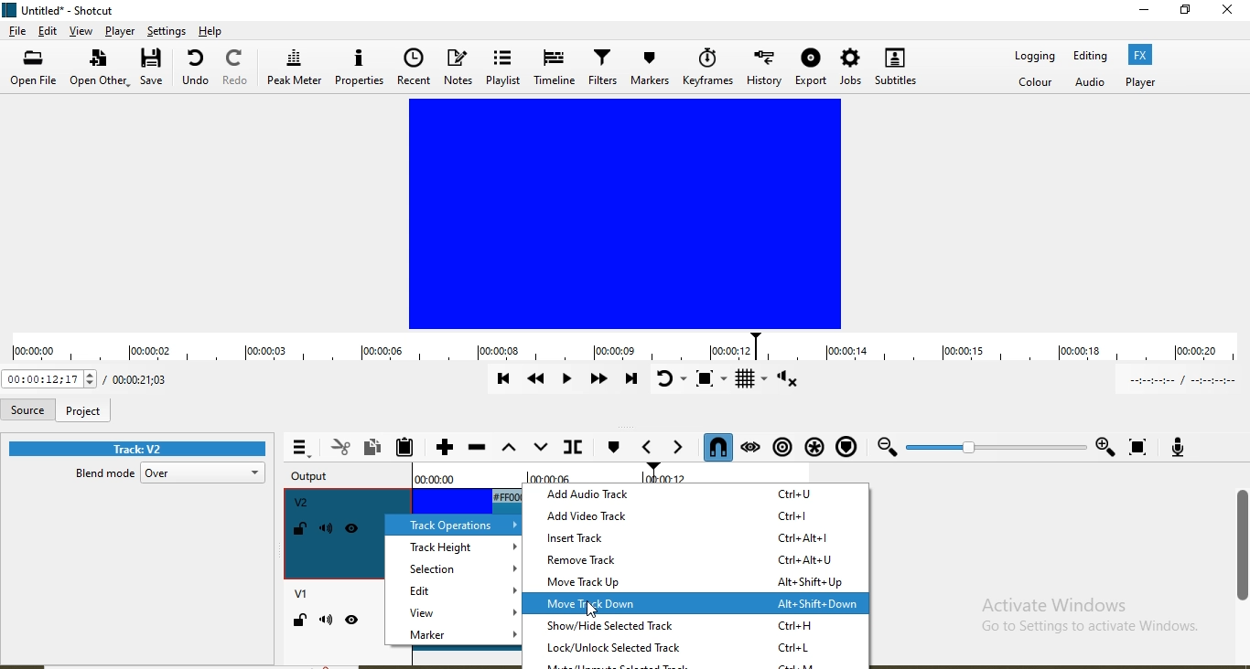 This screenshot has width=1250, height=669. What do you see at coordinates (994, 447) in the screenshot?
I see `Zoom slider` at bounding box center [994, 447].